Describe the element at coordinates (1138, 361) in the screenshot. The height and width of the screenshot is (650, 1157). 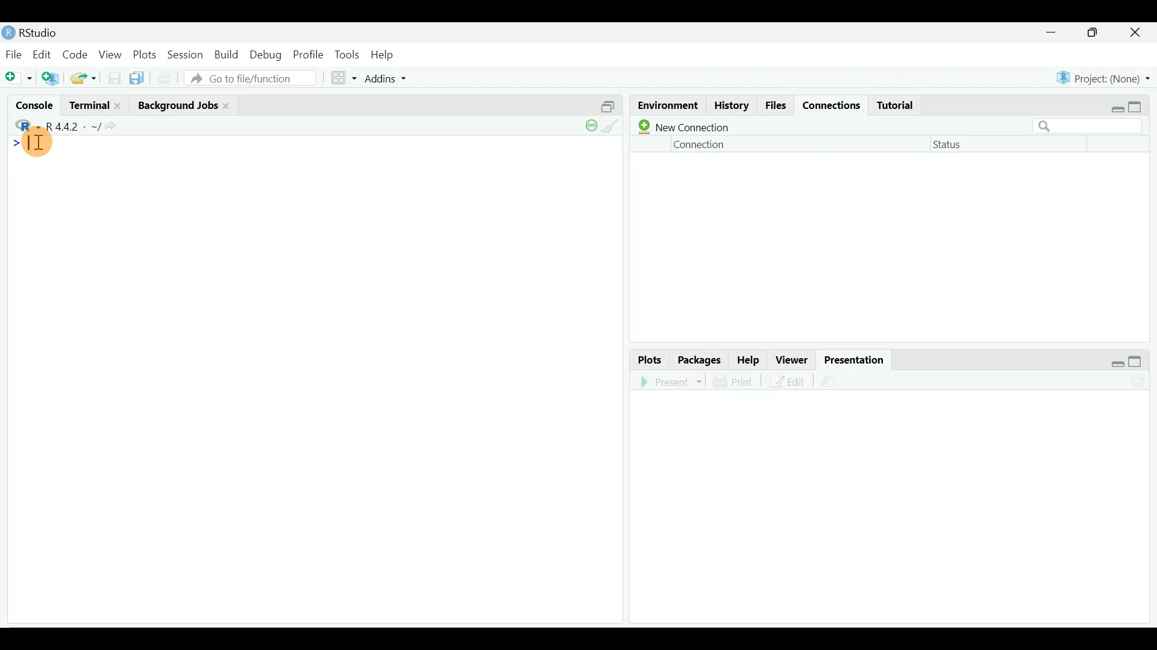
I see `maximize` at that location.